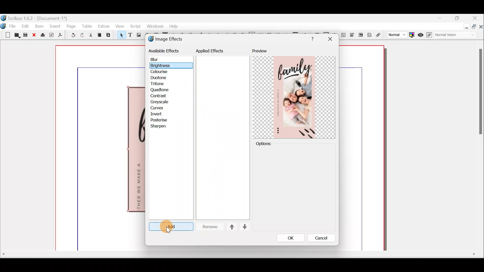 The image size is (484, 272). What do you see at coordinates (82, 35) in the screenshot?
I see `Redo` at bounding box center [82, 35].